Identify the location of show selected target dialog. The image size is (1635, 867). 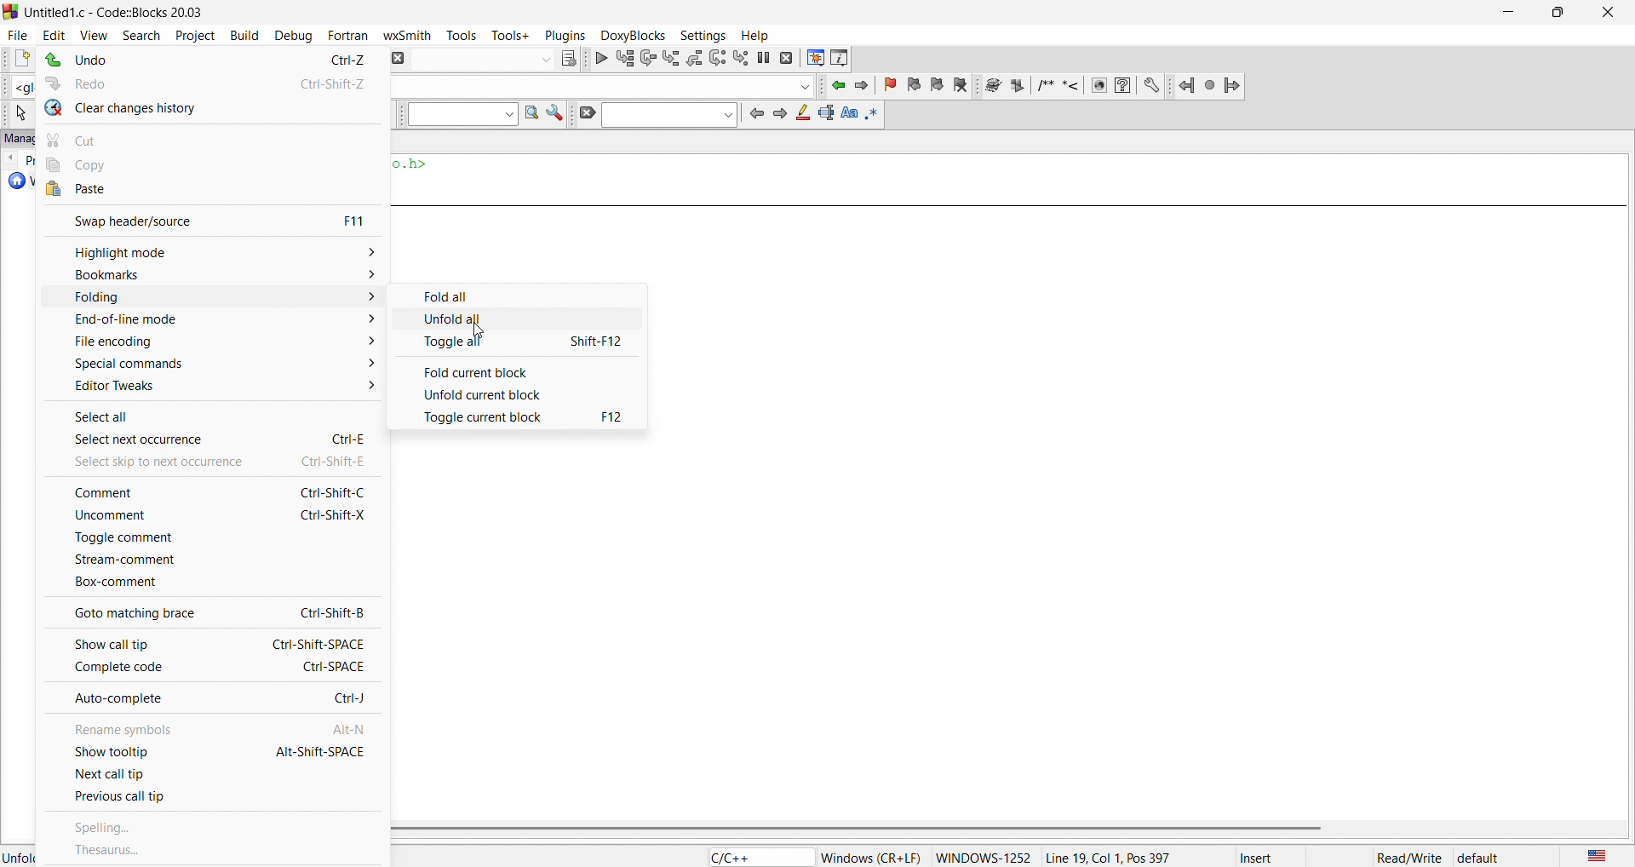
(566, 57).